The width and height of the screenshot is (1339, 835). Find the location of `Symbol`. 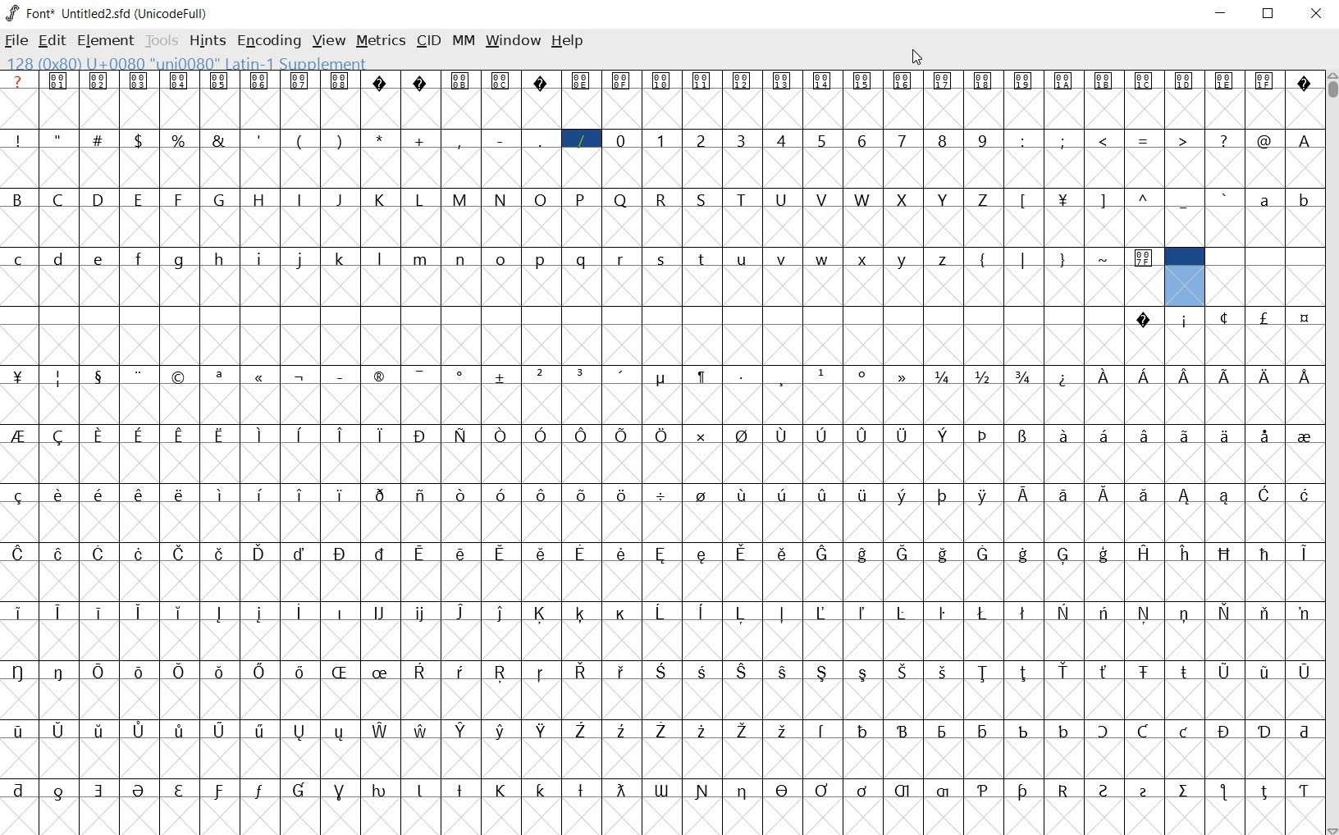

Symbol is located at coordinates (1105, 83).